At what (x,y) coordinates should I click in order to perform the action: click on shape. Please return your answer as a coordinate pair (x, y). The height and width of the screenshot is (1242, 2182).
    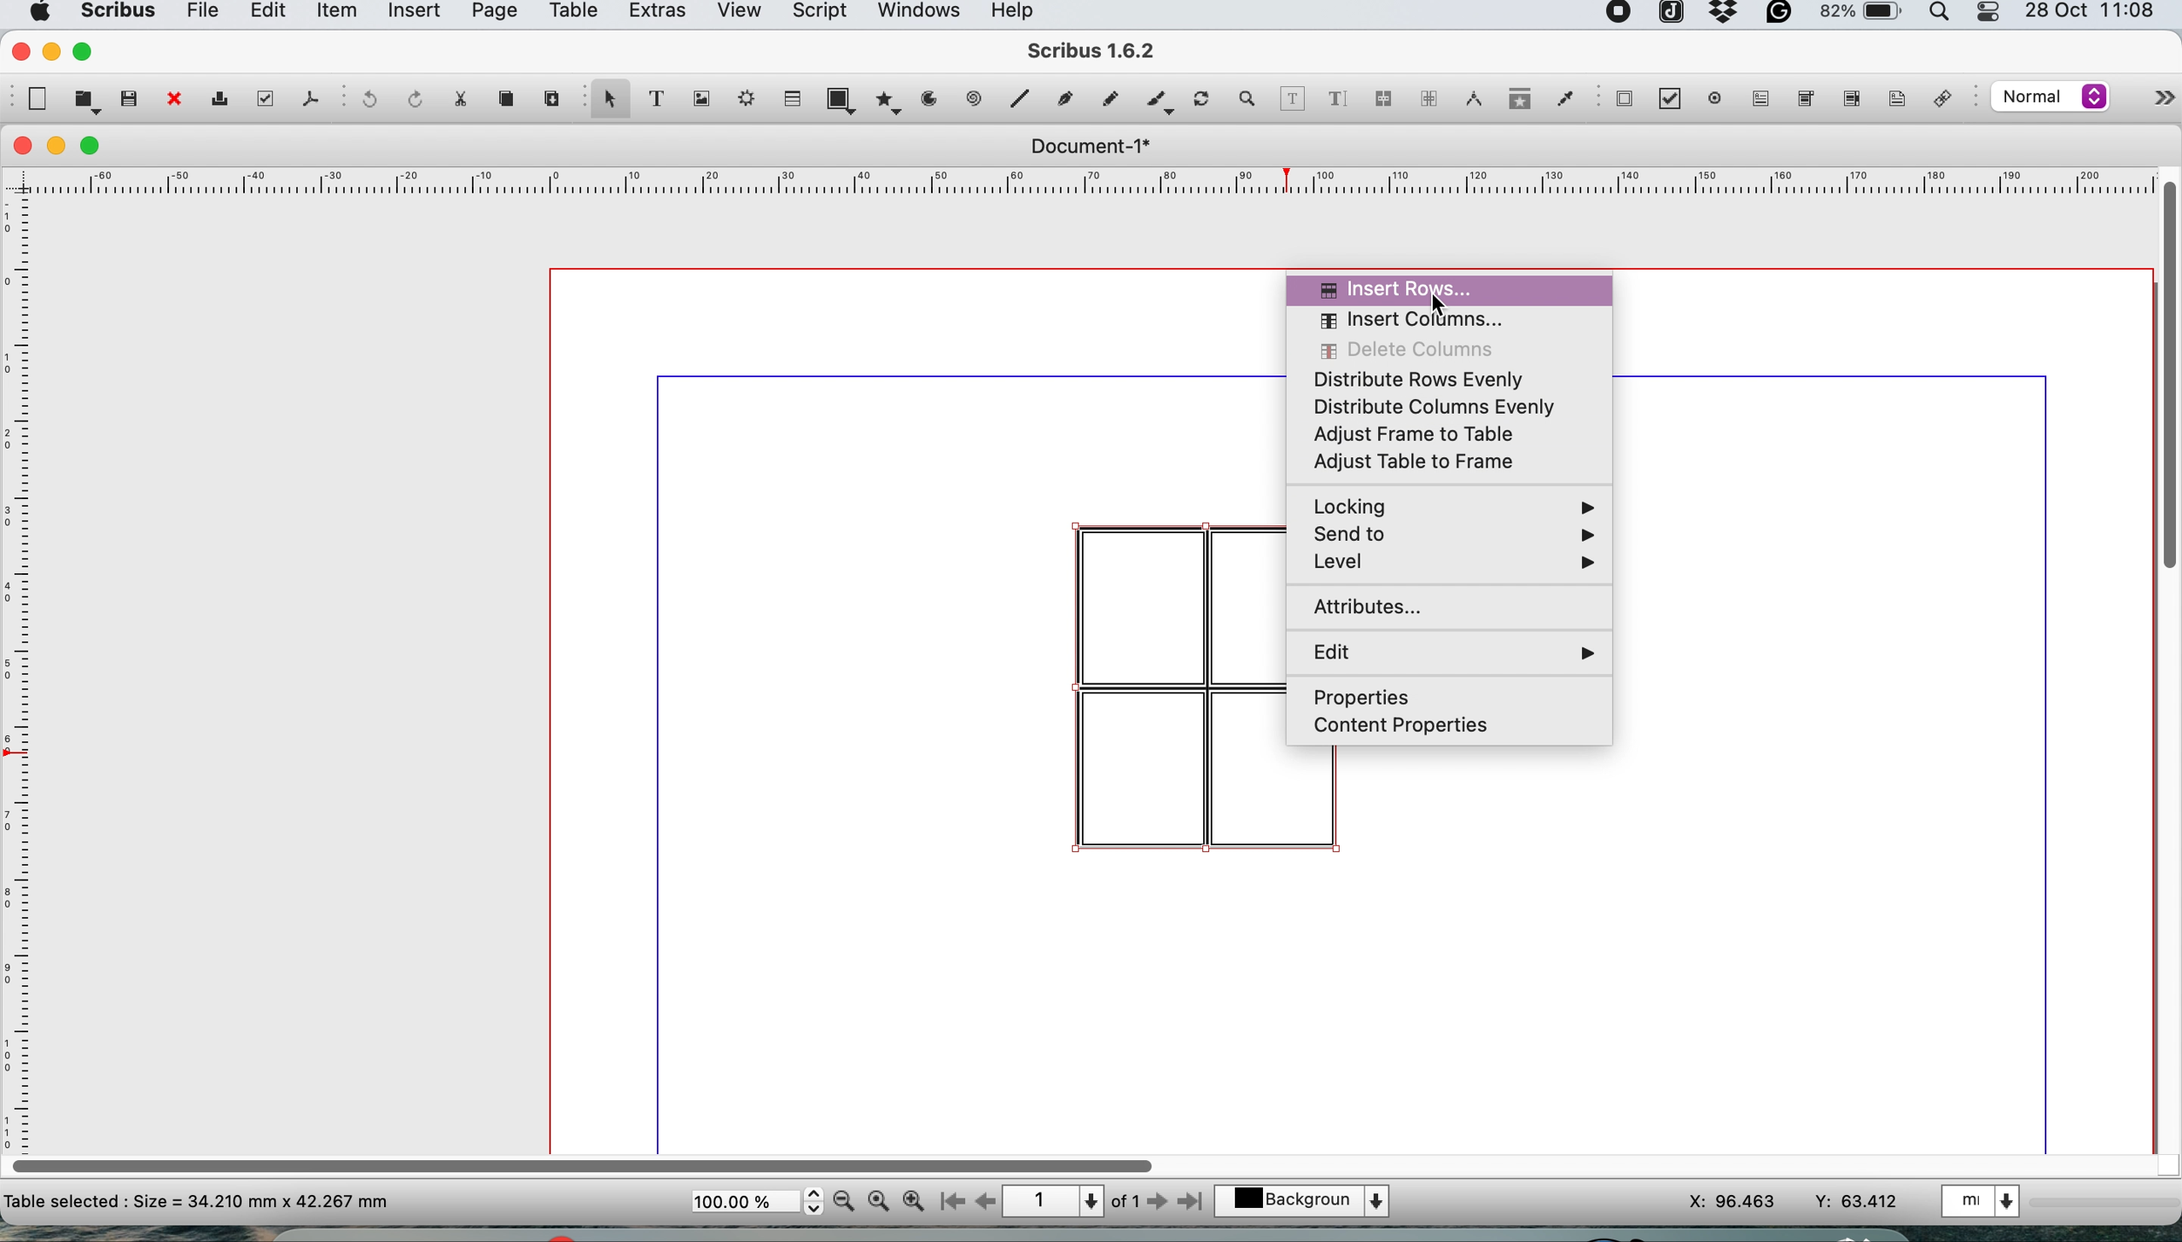
    Looking at the image, I should click on (845, 99).